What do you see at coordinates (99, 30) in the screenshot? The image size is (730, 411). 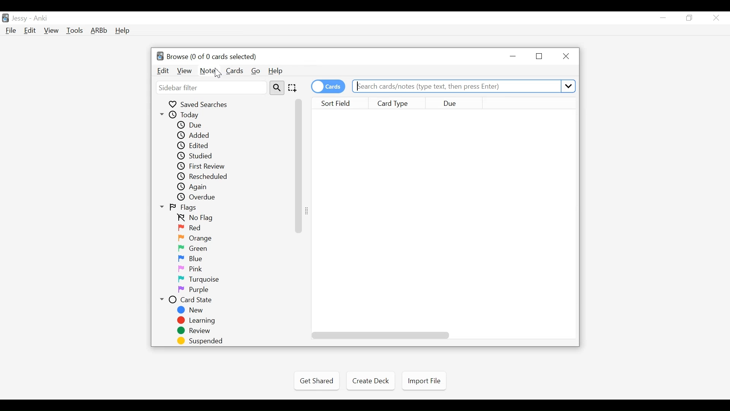 I see `Advanced Review Button bar` at bounding box center [99, 30].